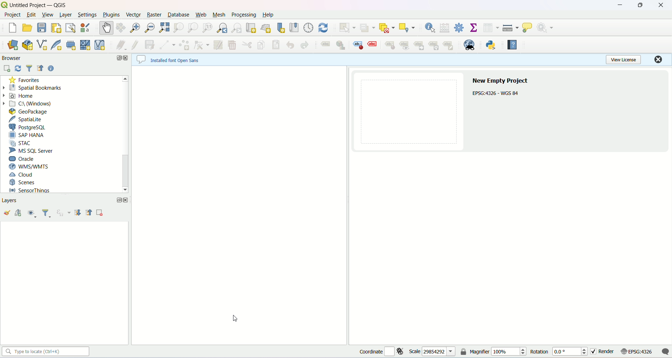 Image resolution: width=672 pixels, height=358 pixels. Describe the element at coordinates (237, 27) in the screenshot. I see `zoom next` at that location.